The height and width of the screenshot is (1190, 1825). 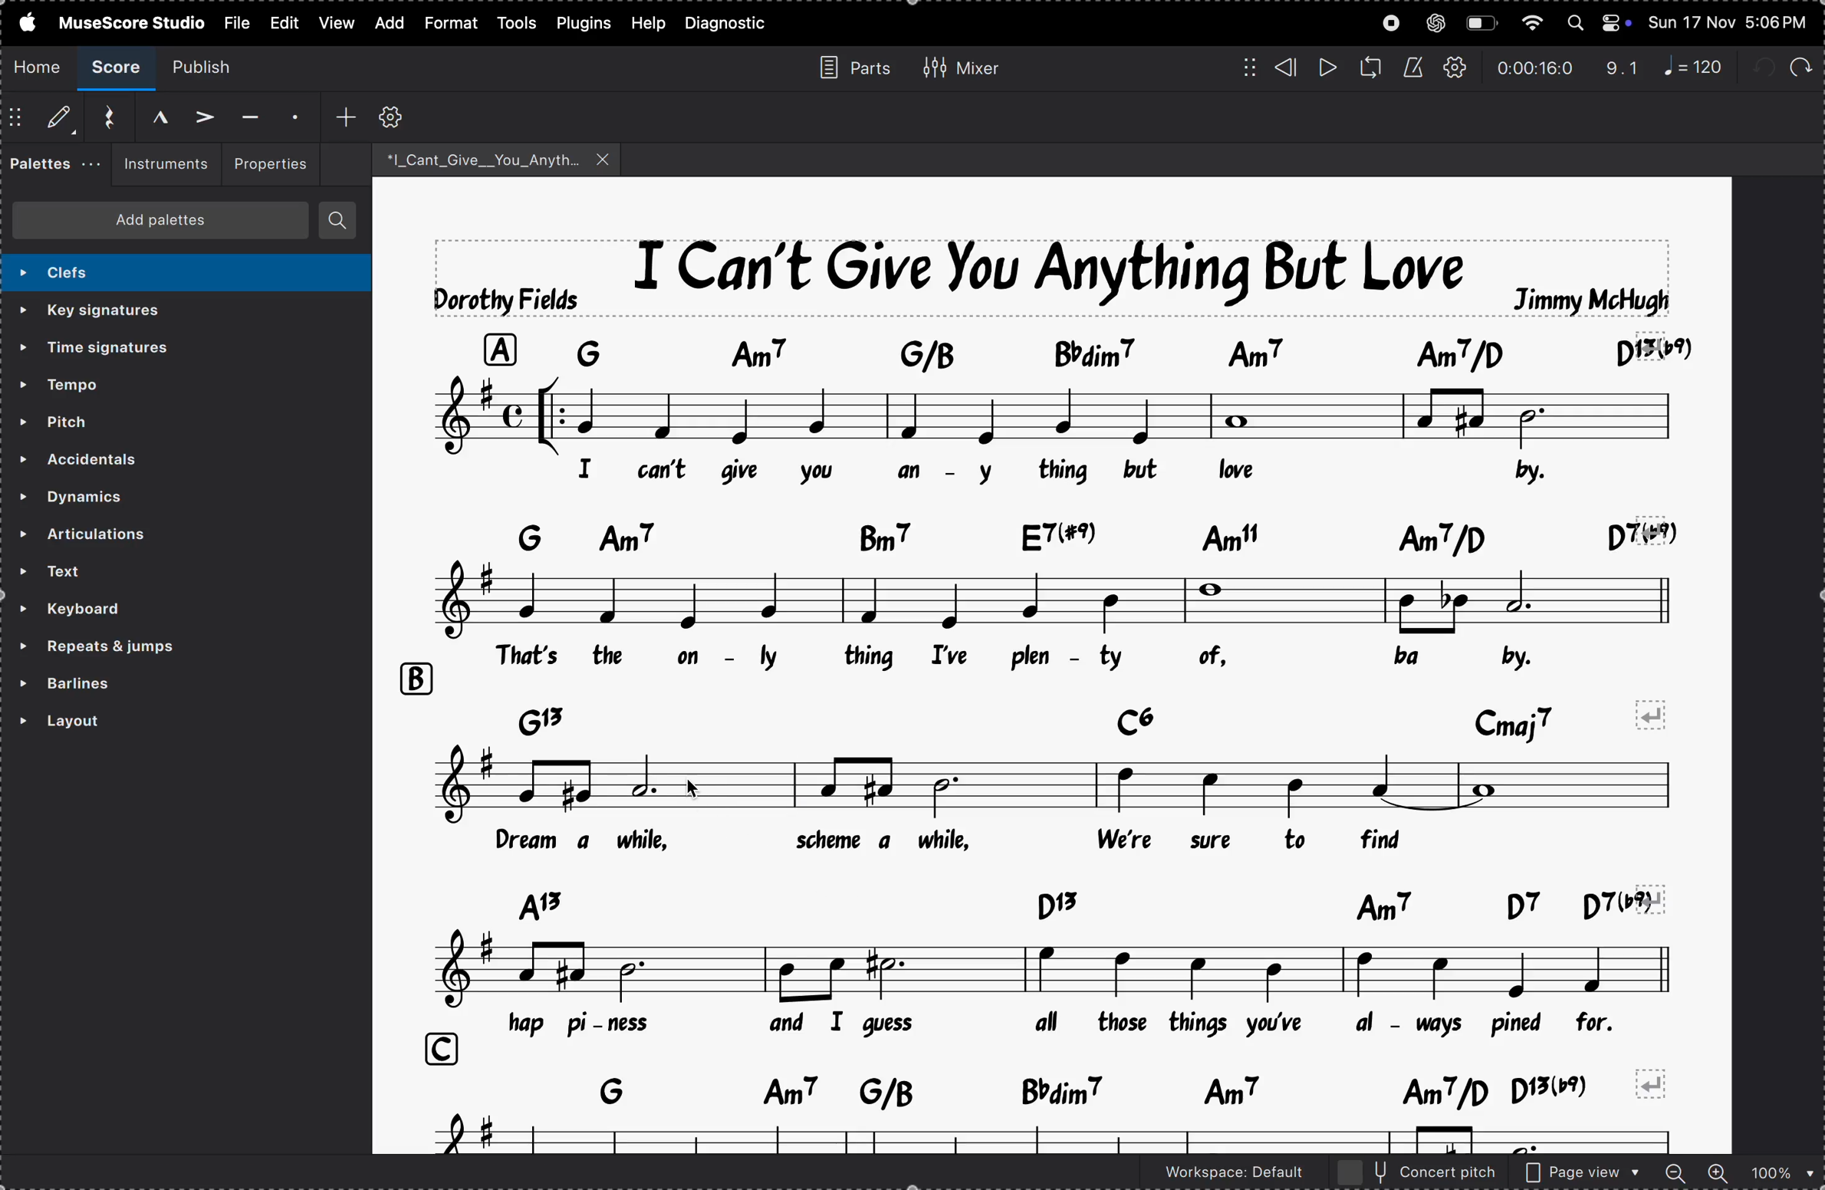 I want to click on key notes, so click(x=1057, y=1090).